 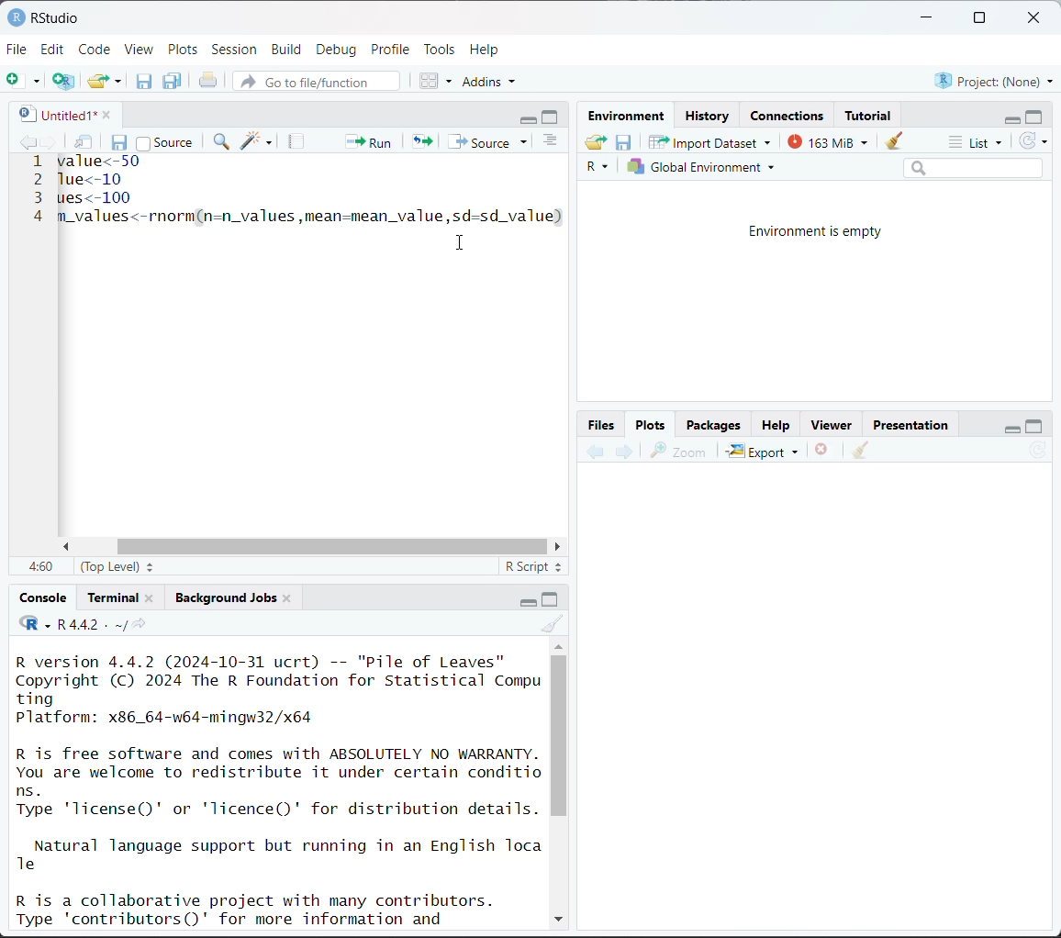 What do you see at coordinates (235, 50) in the screenshot?
I see `Session` at bounding box center [235, 50].